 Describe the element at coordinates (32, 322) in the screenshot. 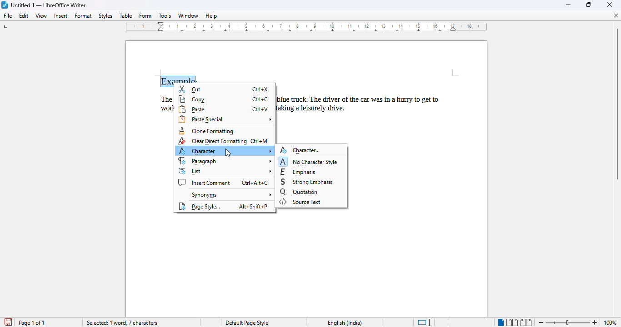

I see `page 1 of 1` at that location.